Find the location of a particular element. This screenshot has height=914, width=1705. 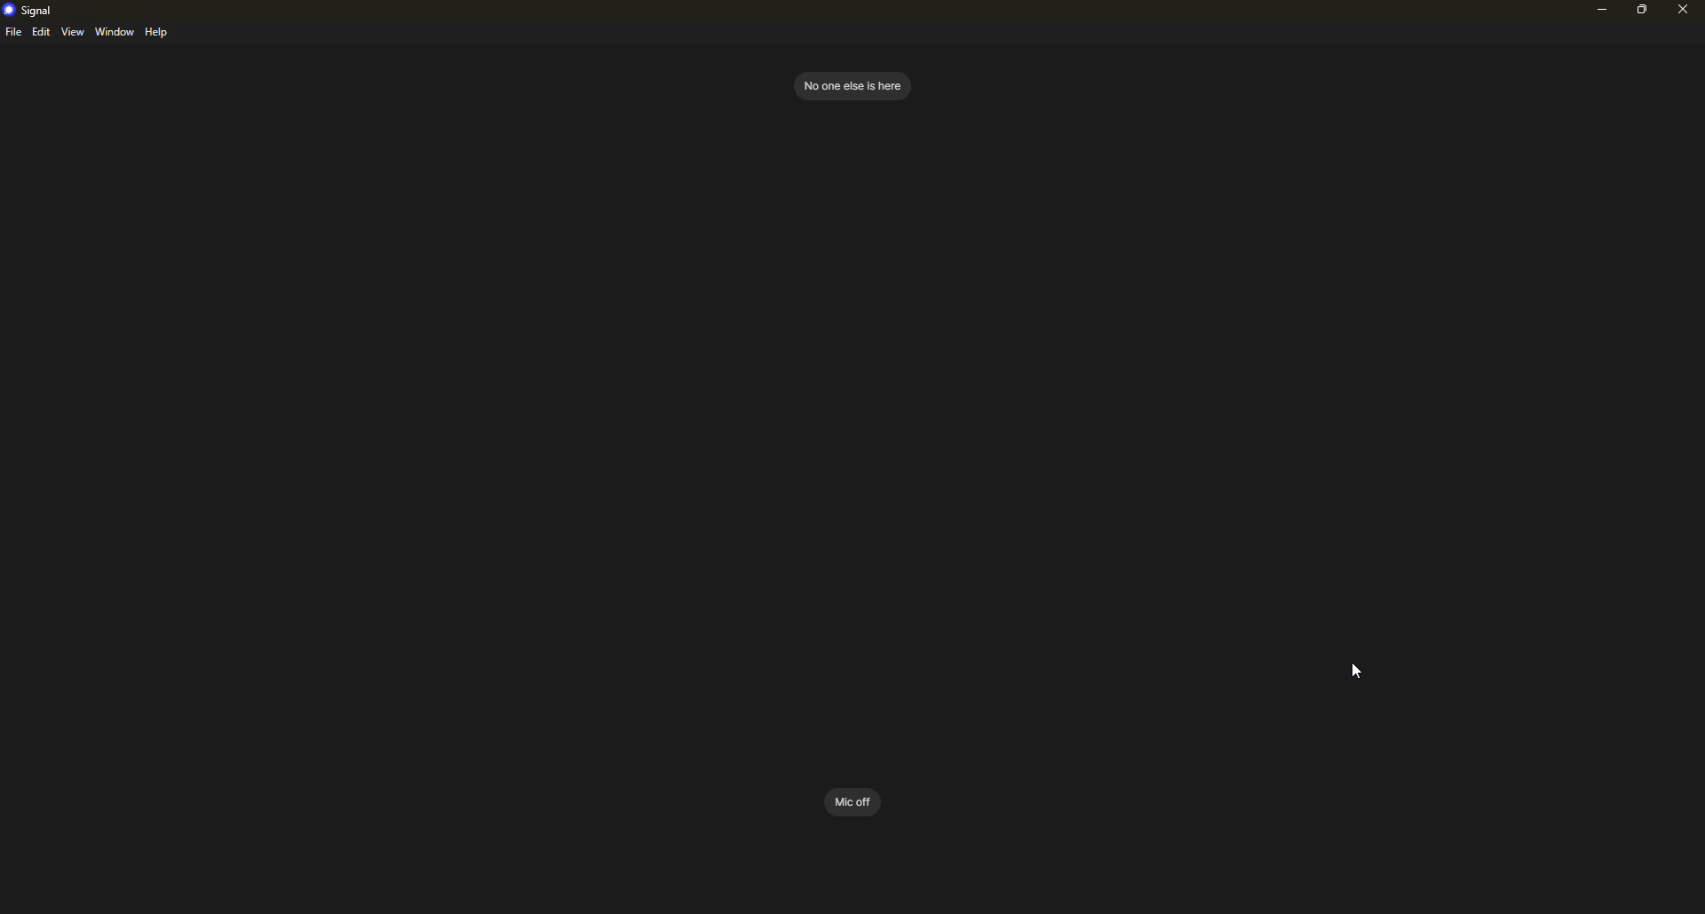

maximize is located at coordinates (1644, 10).